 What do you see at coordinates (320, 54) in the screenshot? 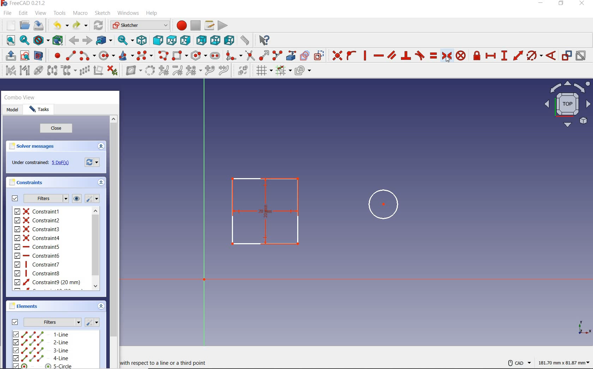
I see `toggle construction geometry` at bounding box center [320, 54].